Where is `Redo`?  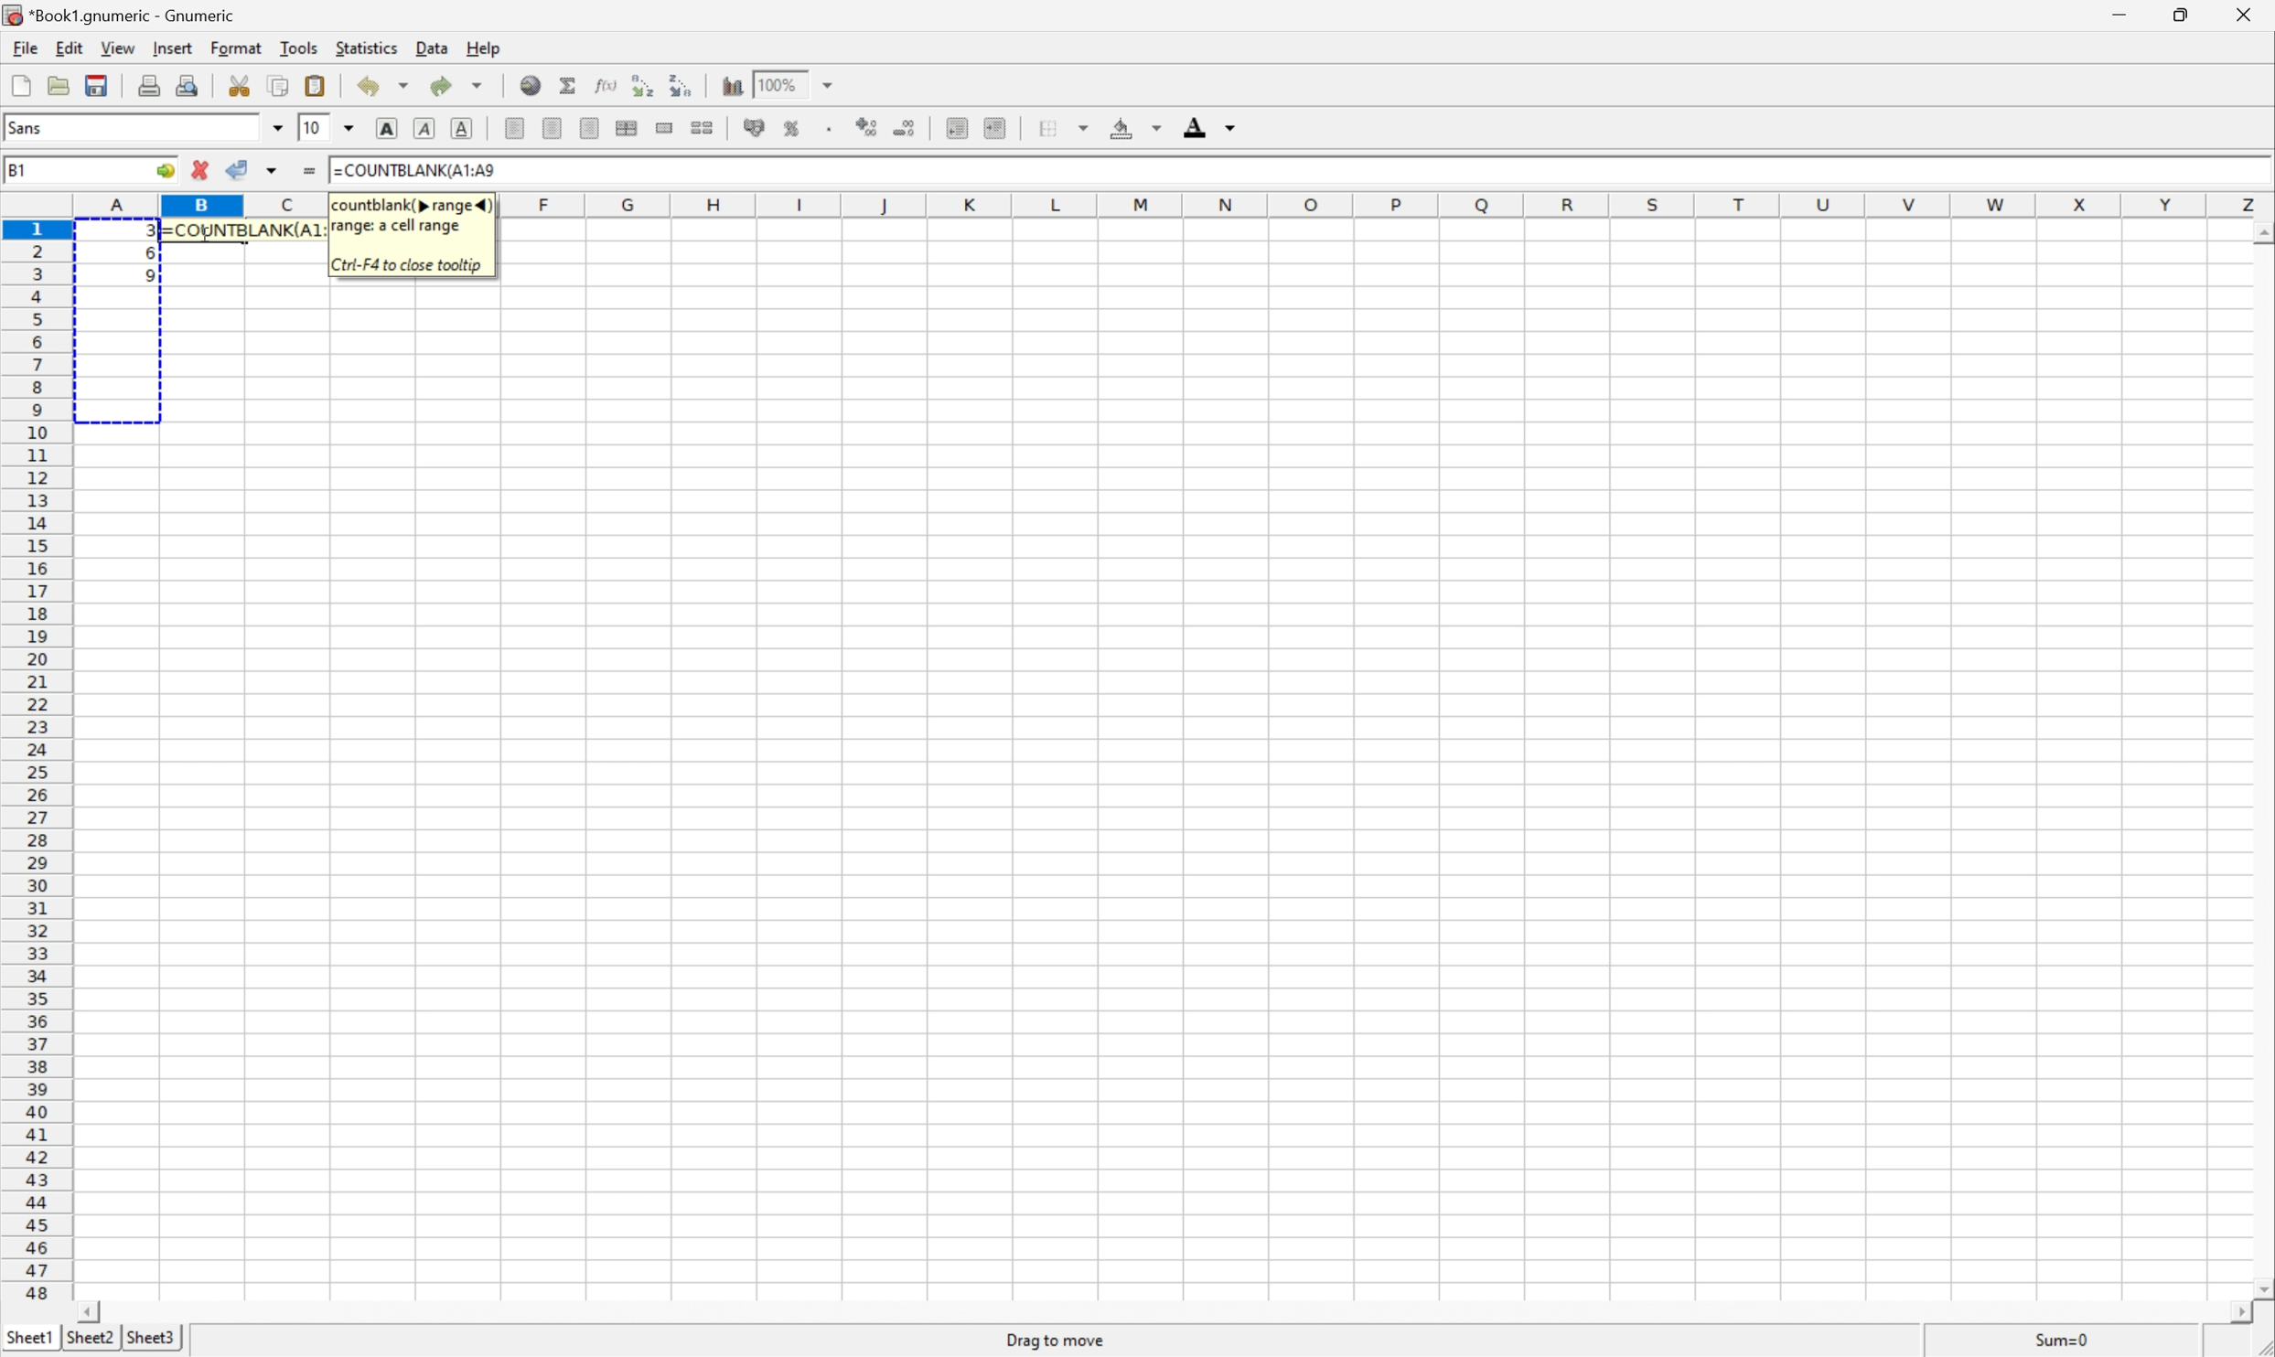
Redo is located at coordinates (454, 85).